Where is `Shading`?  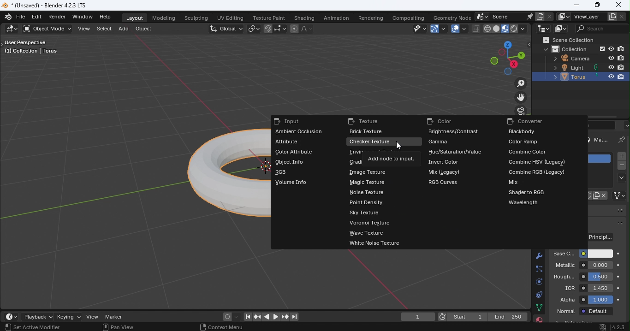
Shading is located at coordinates (523, 28).